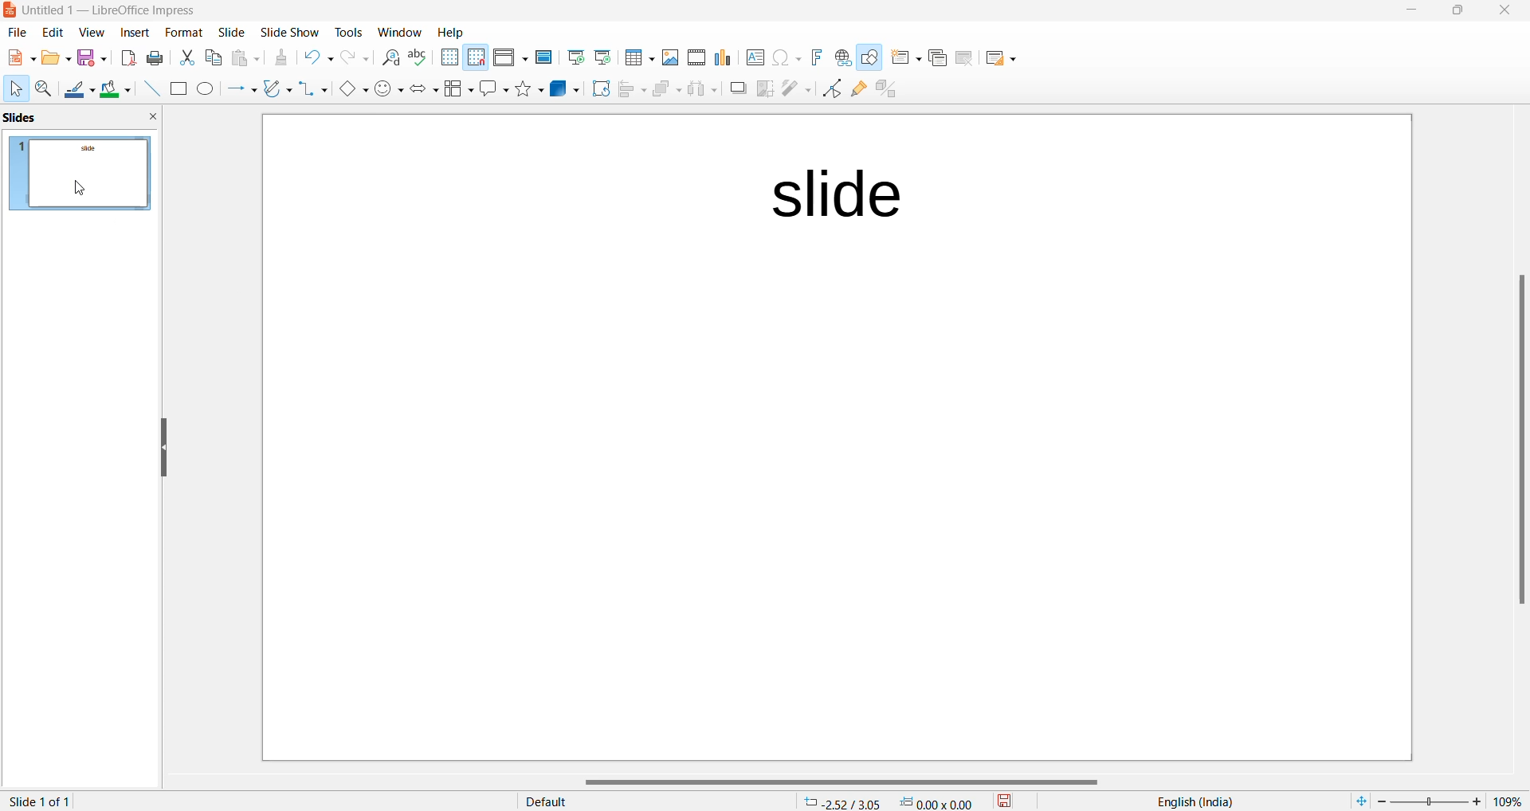 Image resolution: width=1530 pixels, height=811 pixels. I want to click on slide, so click(233, 33).